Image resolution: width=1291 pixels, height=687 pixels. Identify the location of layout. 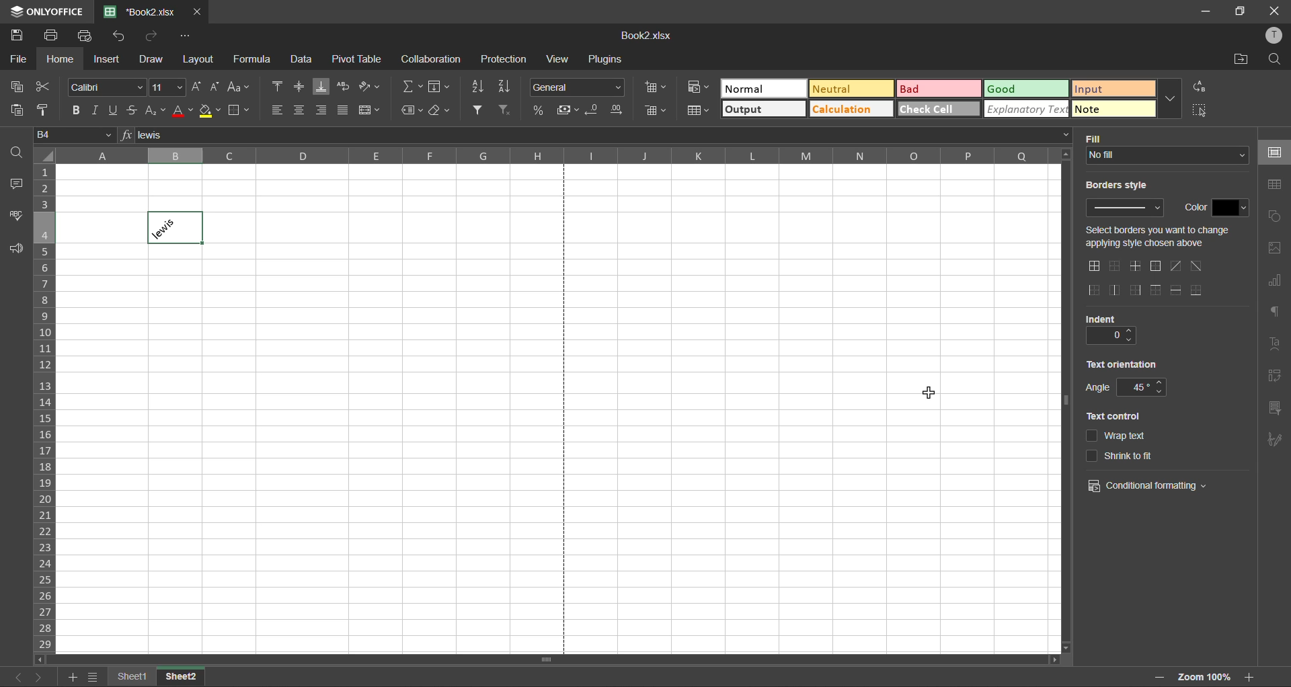
(198, 59).